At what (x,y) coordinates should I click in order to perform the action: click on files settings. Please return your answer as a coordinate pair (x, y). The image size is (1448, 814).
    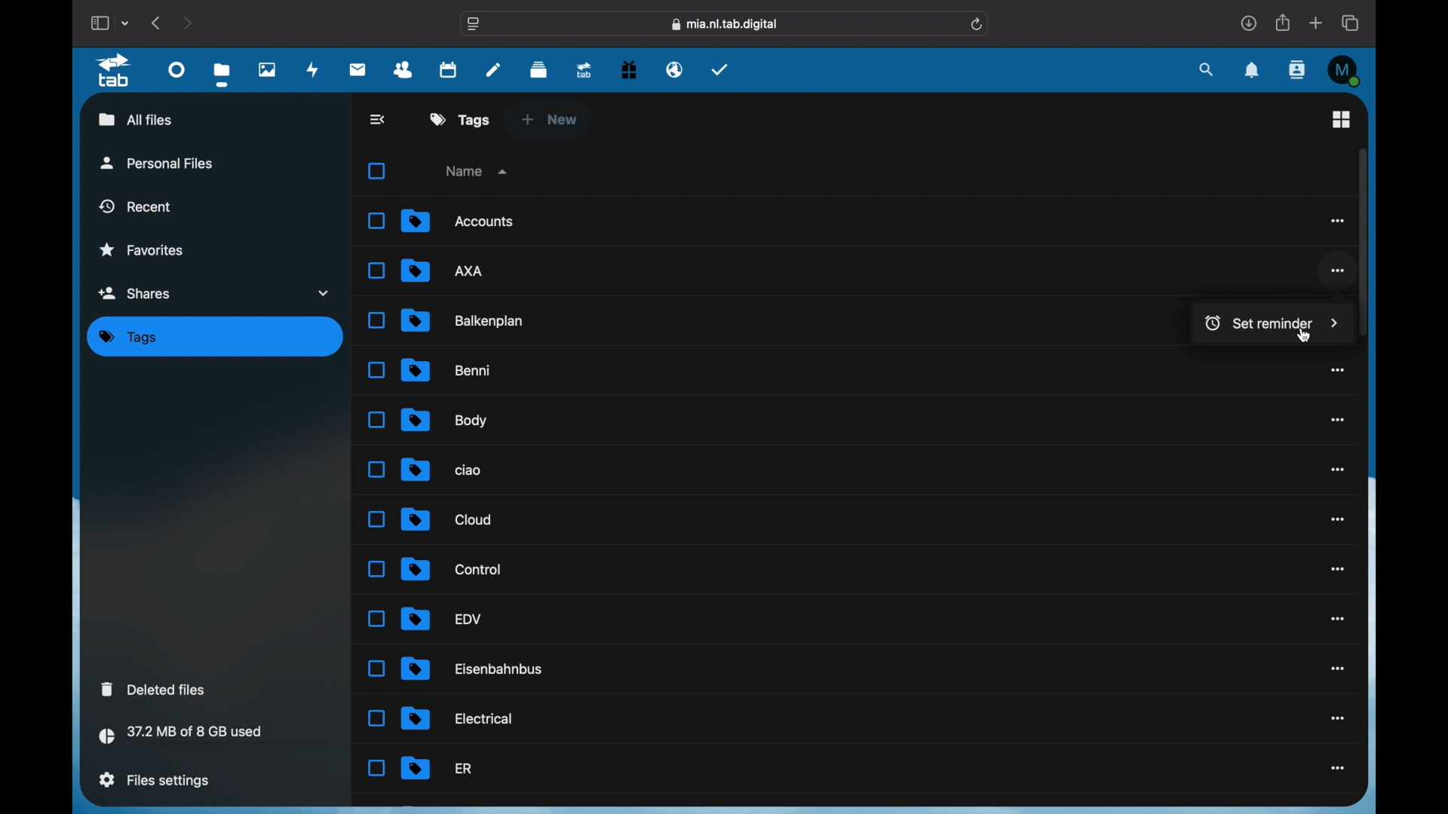
    Looking at the image, I should click on (155, 779).